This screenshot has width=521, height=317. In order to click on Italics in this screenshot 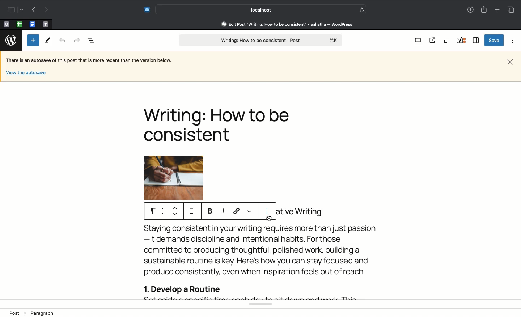, I will do `click(223, 211)`.